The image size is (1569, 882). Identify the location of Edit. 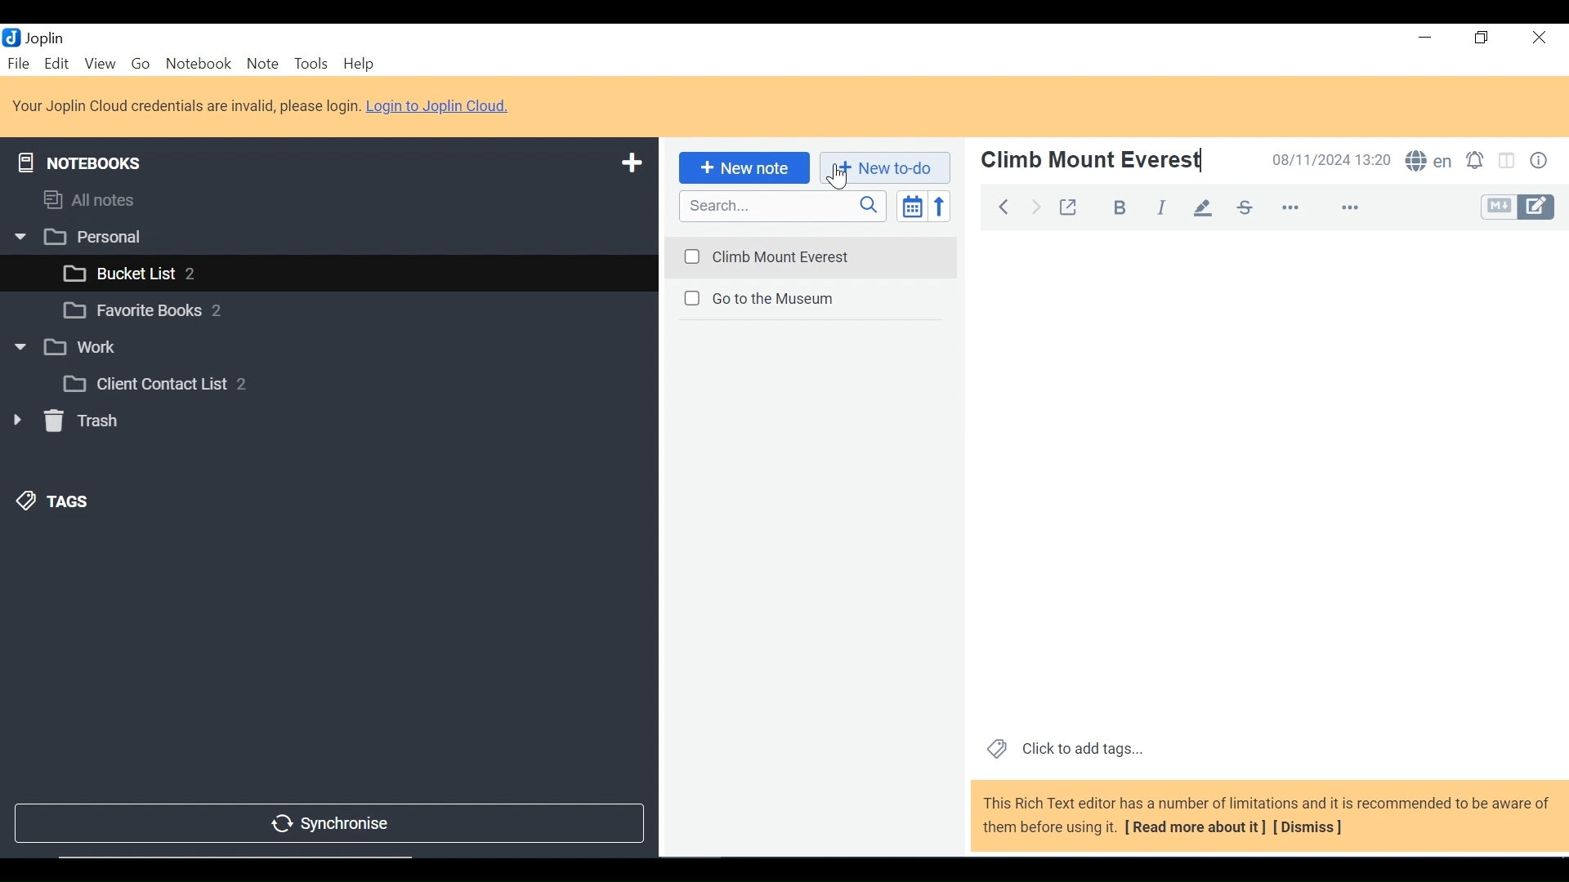
(57, 65).